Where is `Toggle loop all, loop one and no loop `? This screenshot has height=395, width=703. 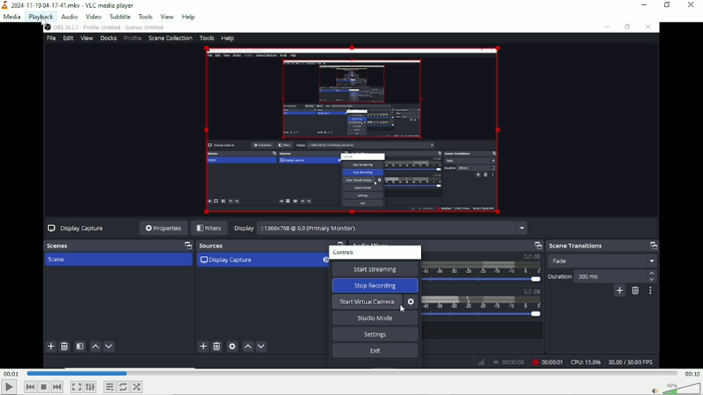
Toggle loop all, loop one and no loop  is located at coordinates (124, 387).